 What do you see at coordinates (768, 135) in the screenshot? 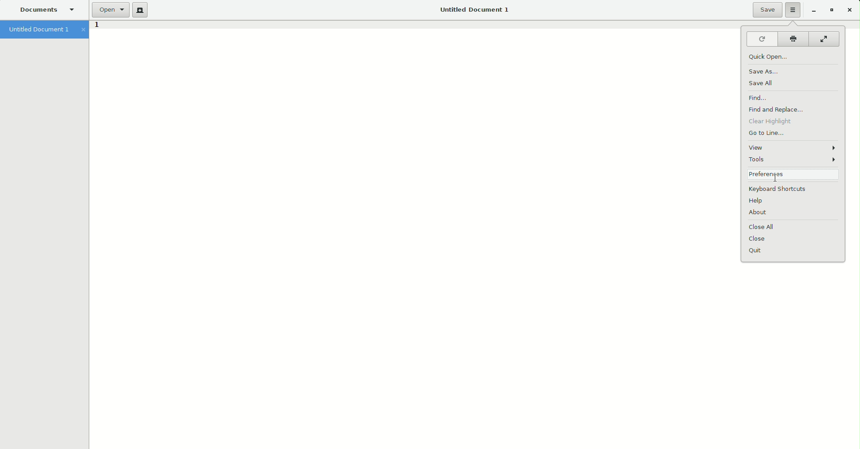
I see `Go to line` at bounding box center [768, 135].